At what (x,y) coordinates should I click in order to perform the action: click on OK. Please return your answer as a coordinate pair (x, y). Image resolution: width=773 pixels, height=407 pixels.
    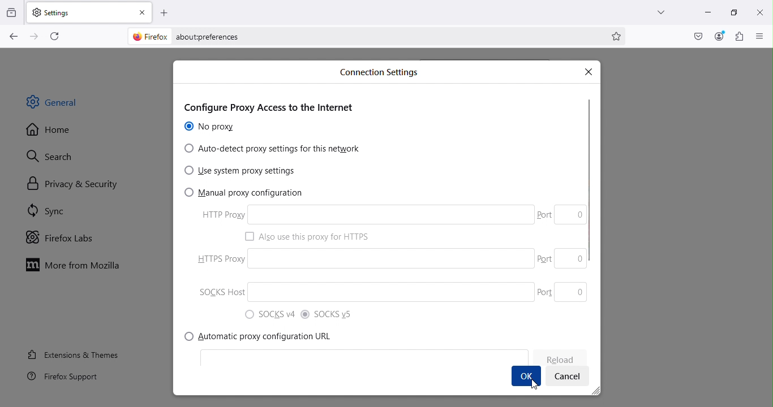
    Looking at the image, I should click on (527, 377).